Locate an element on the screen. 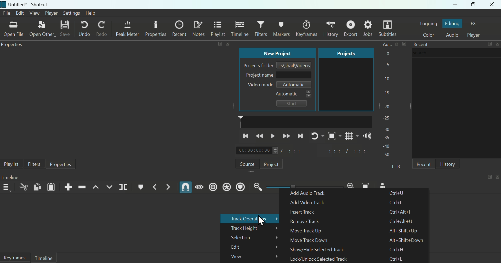  View is located at coordinates (251, 257).